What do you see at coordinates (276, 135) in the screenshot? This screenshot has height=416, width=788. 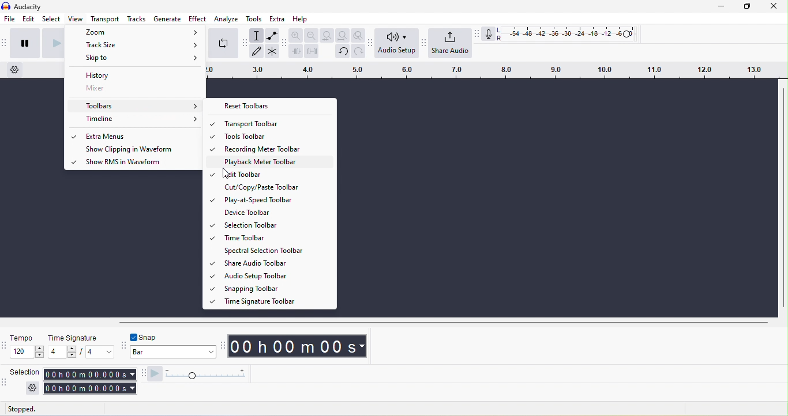 I see `Tools toolbar` at bounding box center [276, 135].